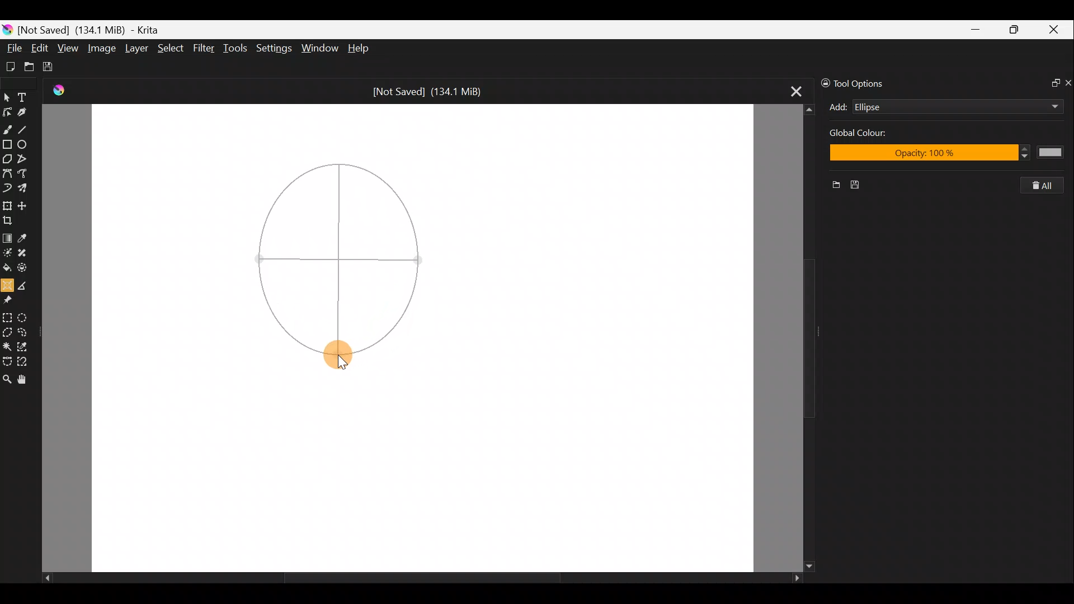  Describe the element at coordinates (25, 95) in the screenshot. I see `Text tool` at that location.